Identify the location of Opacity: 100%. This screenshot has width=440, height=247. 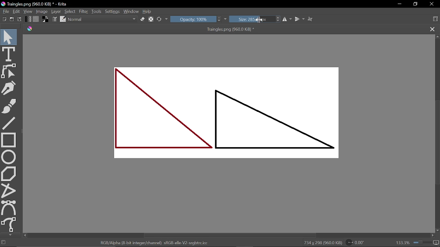
(196, 19).